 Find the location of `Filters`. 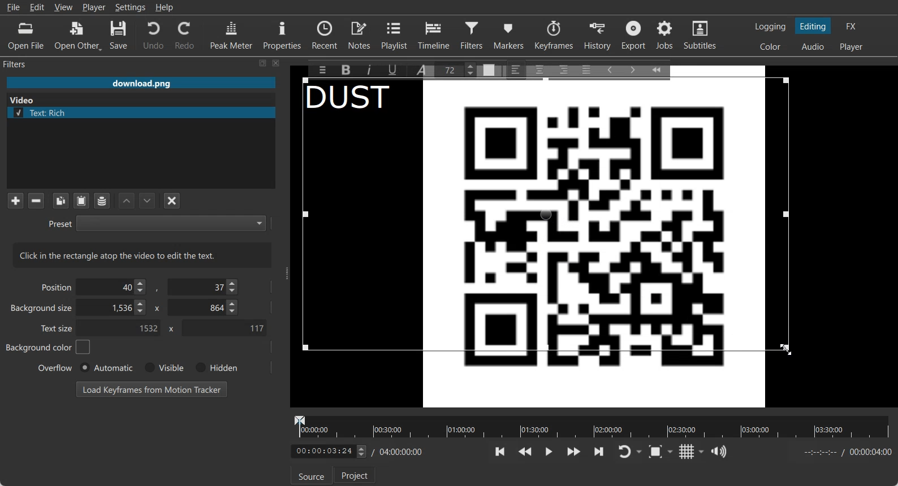

Filters is located at coordinates (473, 34).